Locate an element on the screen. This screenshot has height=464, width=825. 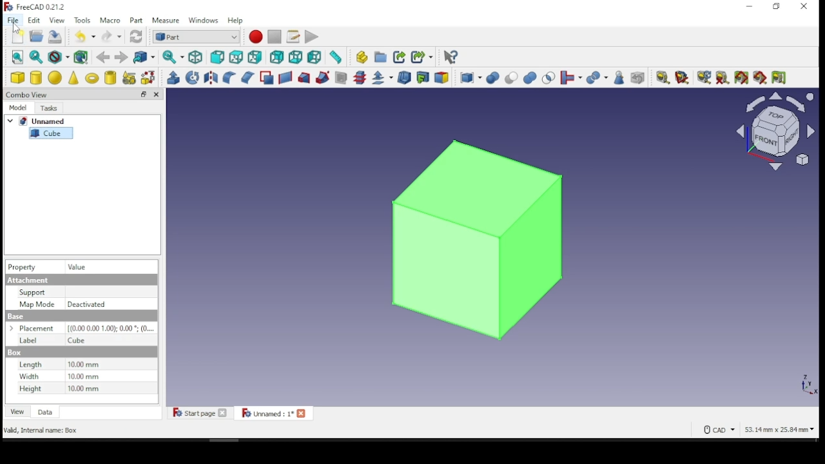
execute macro is located at coordinates (311, 37).